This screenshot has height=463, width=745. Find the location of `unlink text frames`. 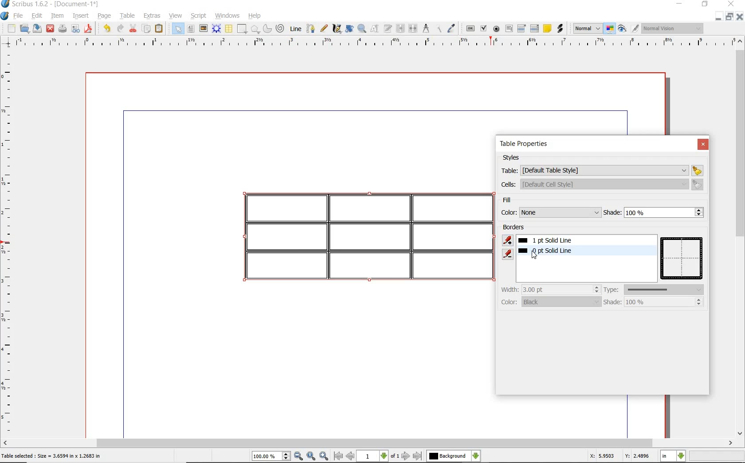

unlink text frames is located at coordinates (413, 28).